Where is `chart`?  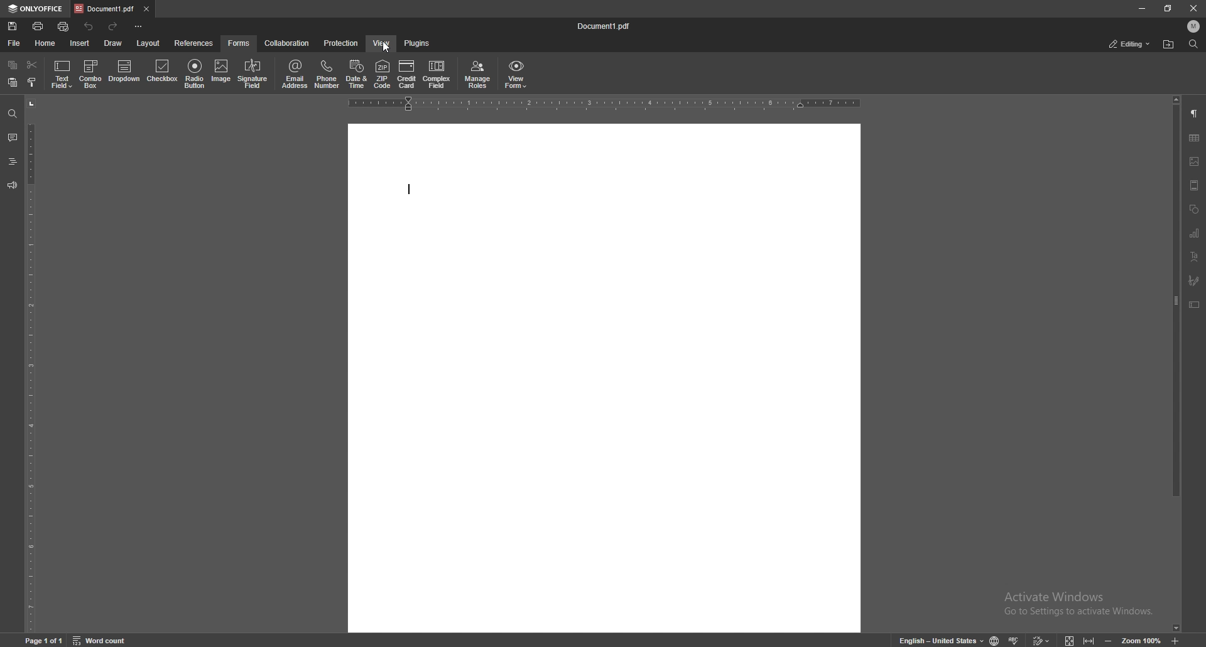 chart is located at coordinates (1195, 234).